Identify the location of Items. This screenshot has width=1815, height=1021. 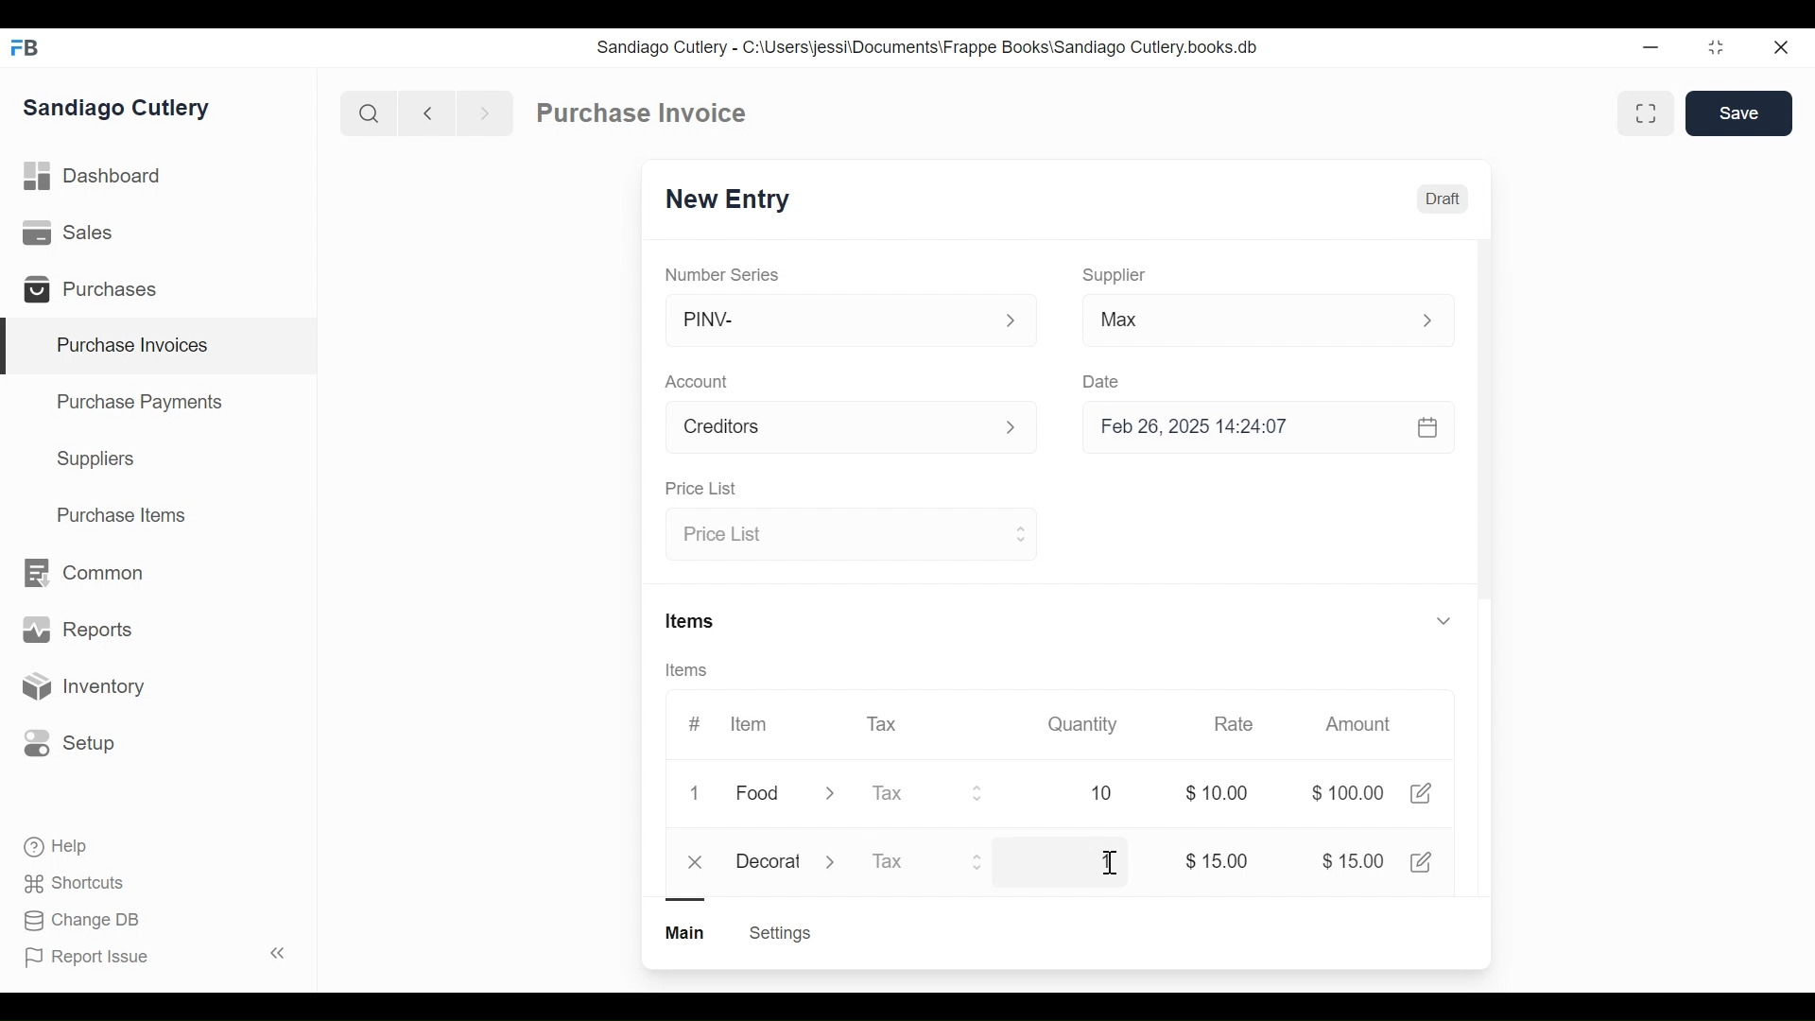
(693, 671).